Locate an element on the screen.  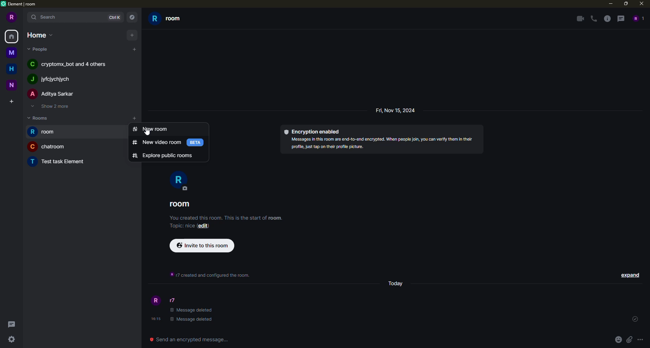
ctrlK is located at coordinates (114, 18).